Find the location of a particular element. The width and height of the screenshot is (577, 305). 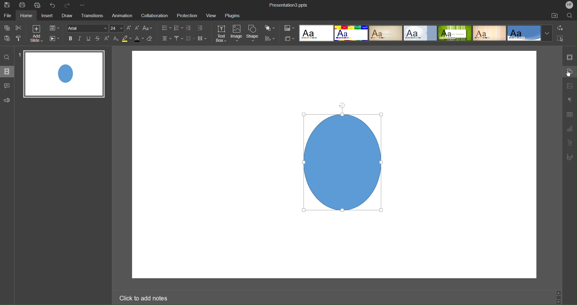

Align is located at coordinates (272, 39).